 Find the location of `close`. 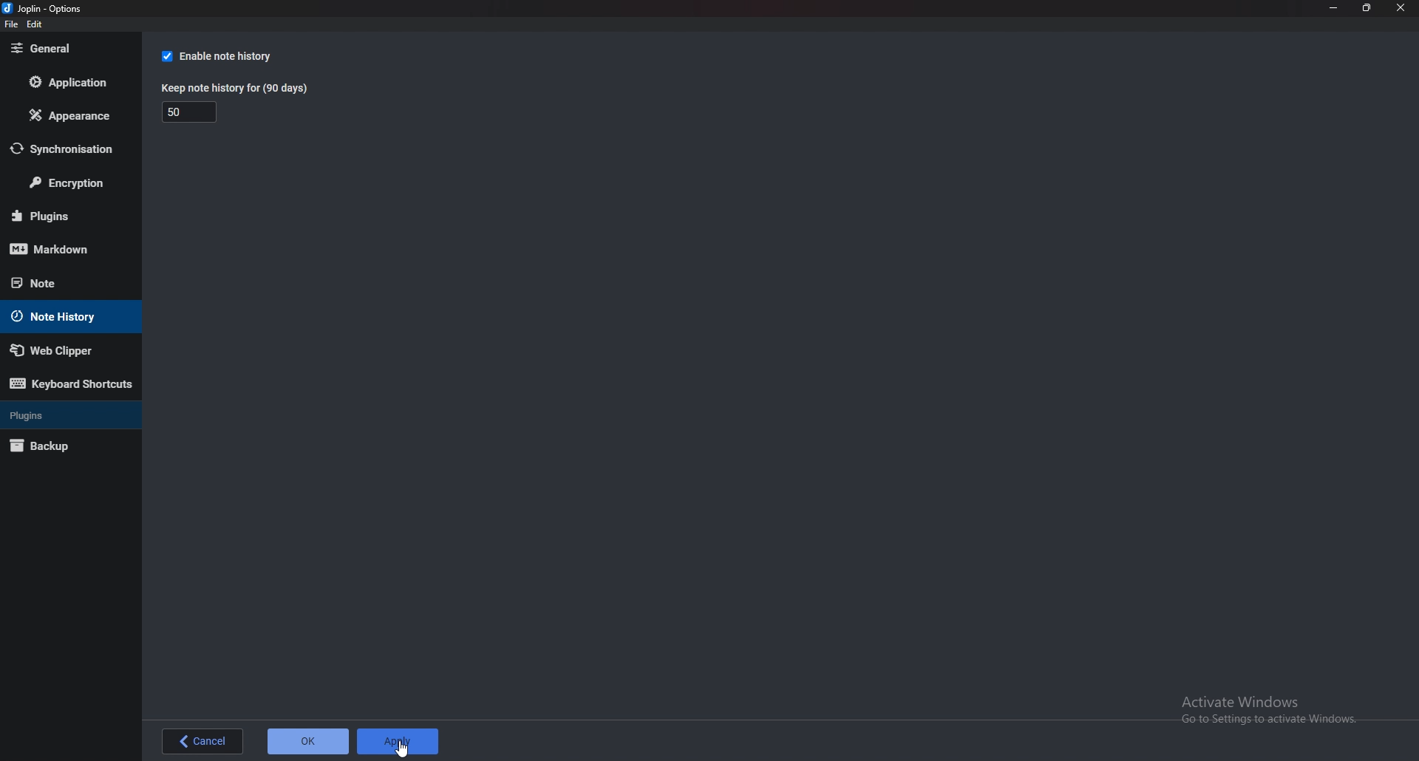

close is located at coordinates (1401, 7).